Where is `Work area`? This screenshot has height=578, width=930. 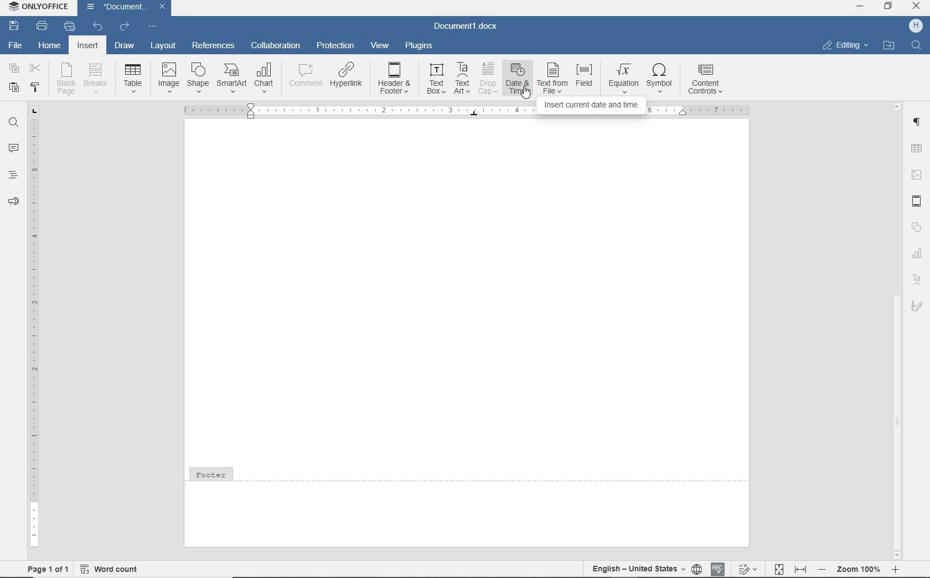
Work area is located at coordinates (467, 293).